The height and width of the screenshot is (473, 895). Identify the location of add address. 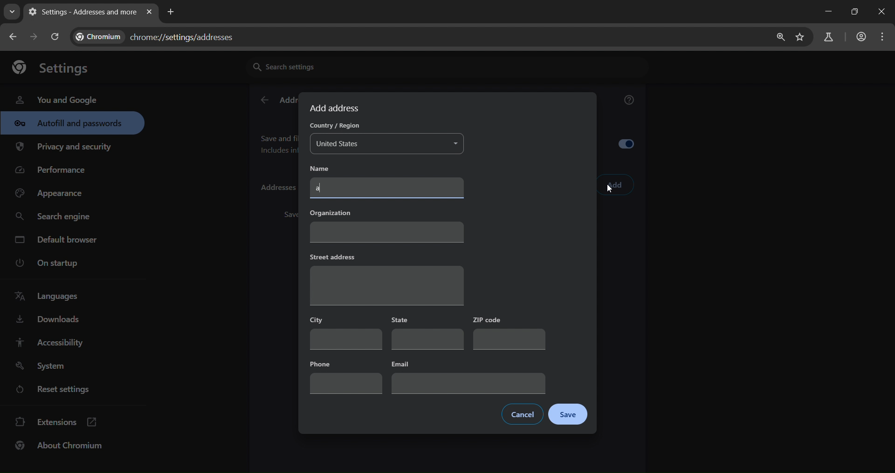
(336, 108).